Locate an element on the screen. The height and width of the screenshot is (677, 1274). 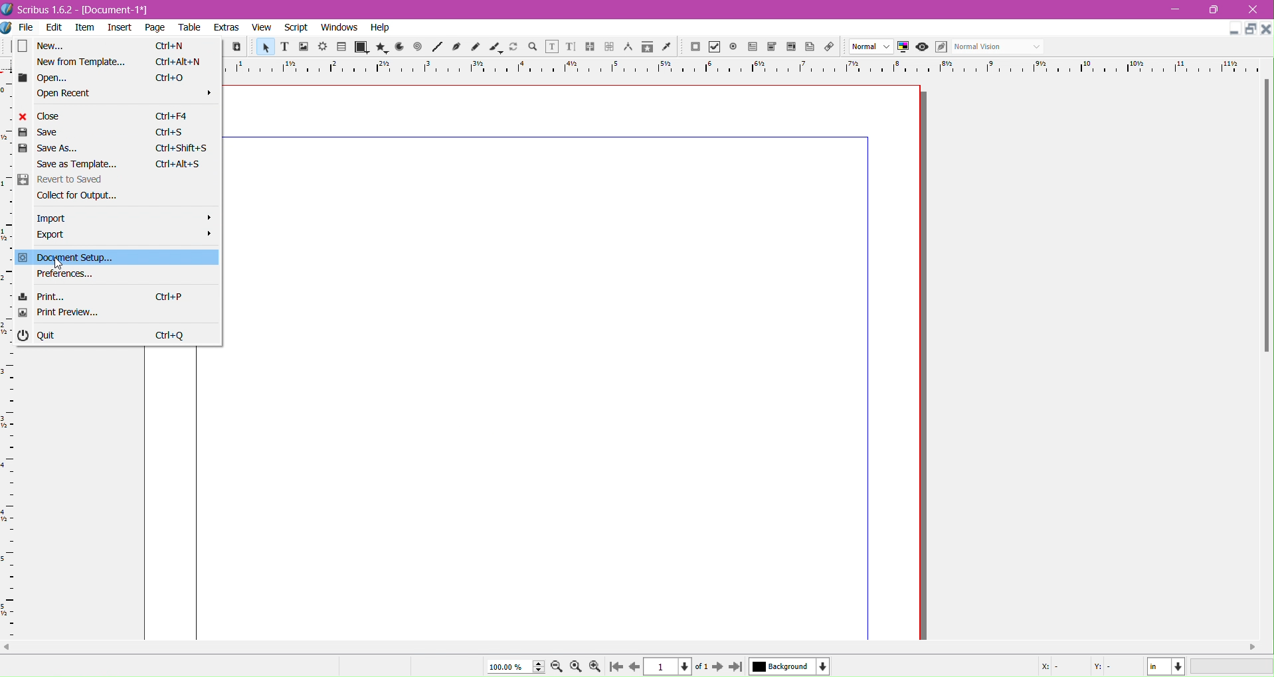
copy item properties is located at coordinates (647, 48).